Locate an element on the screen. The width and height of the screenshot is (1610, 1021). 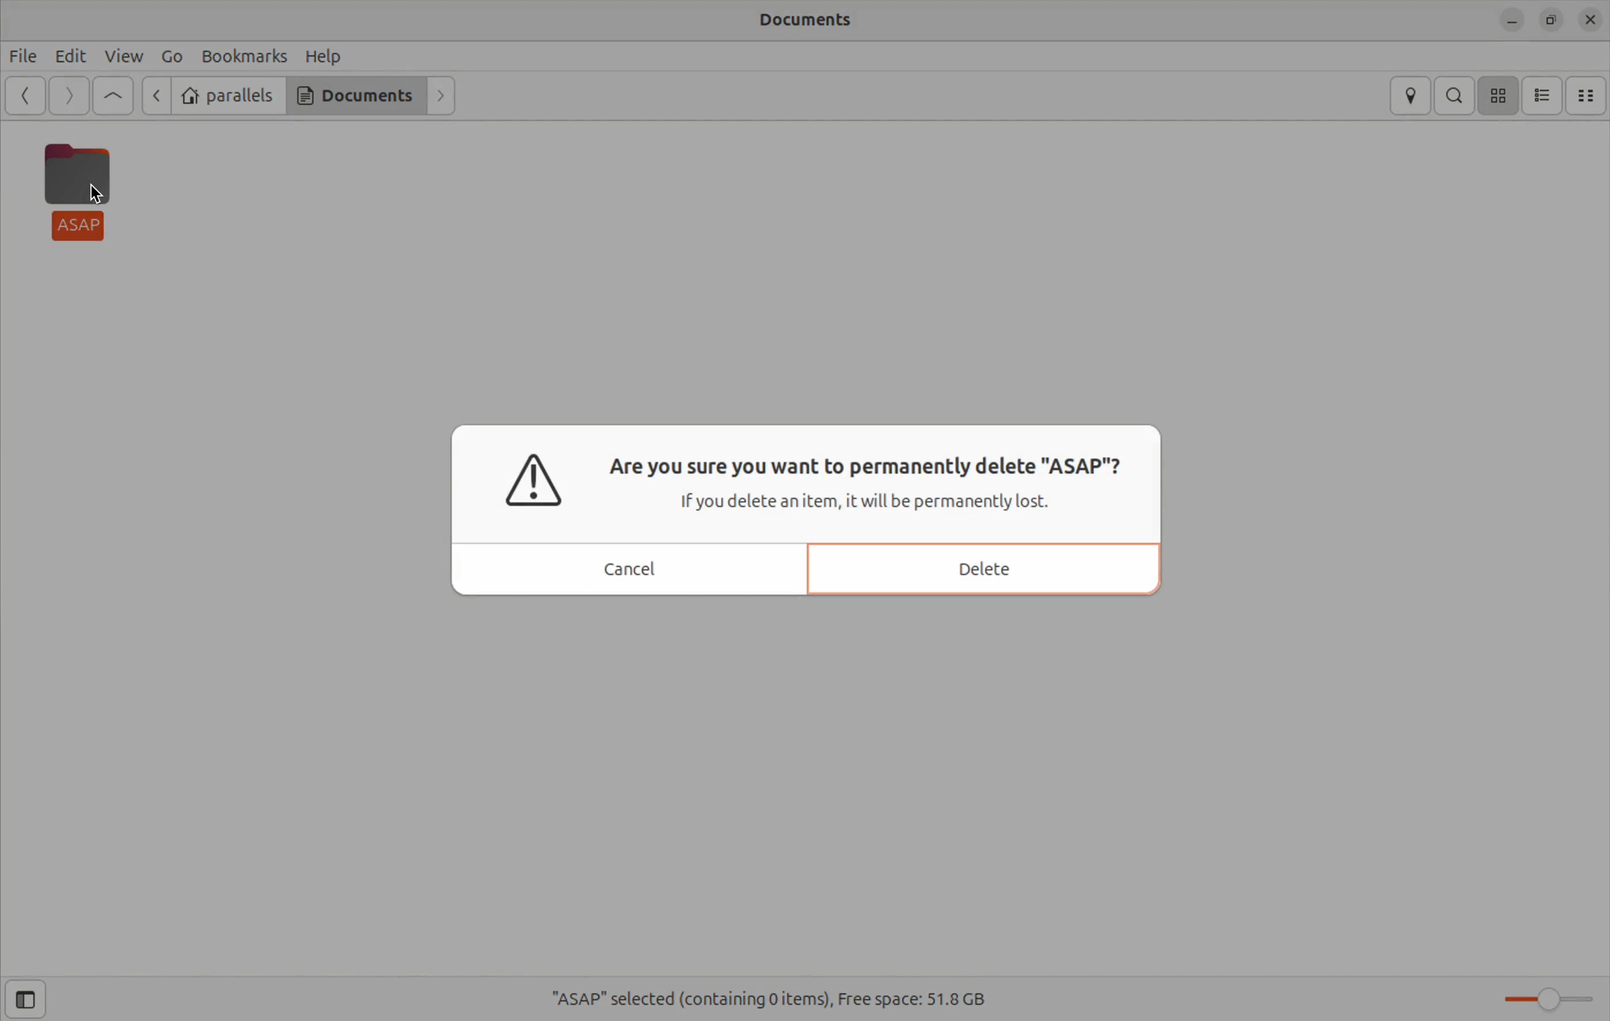
back is located at coordinates (154, 96).